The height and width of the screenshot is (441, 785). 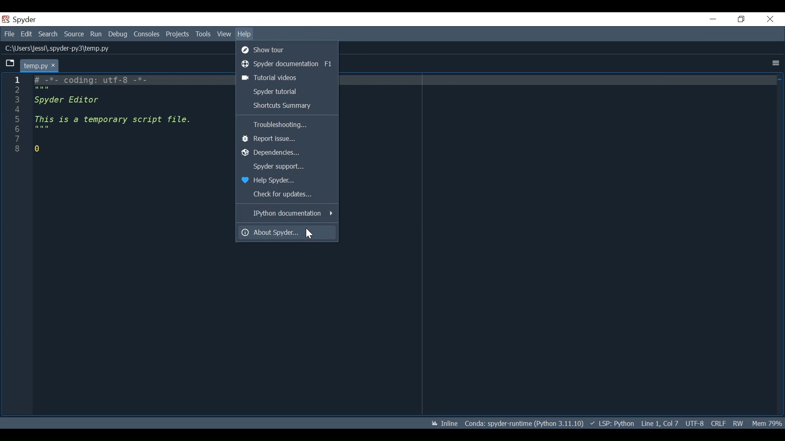 I want to click on # -*- coding: utf-8 -*-

Spyder Editor

This is a temporary script file.
0, so click(x=119, y=125).